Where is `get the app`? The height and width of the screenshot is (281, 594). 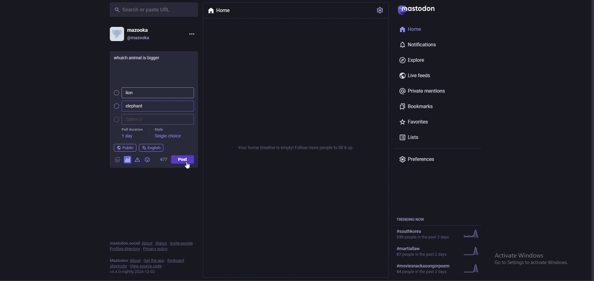
get the app is located at coordinates (154, 261).